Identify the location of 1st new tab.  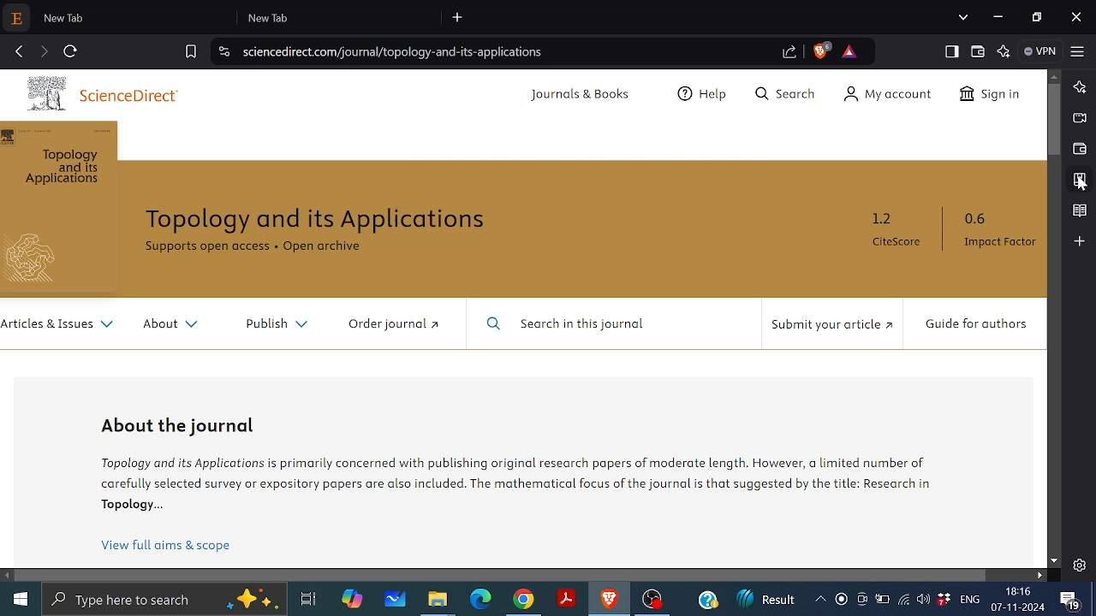
(137, 17).